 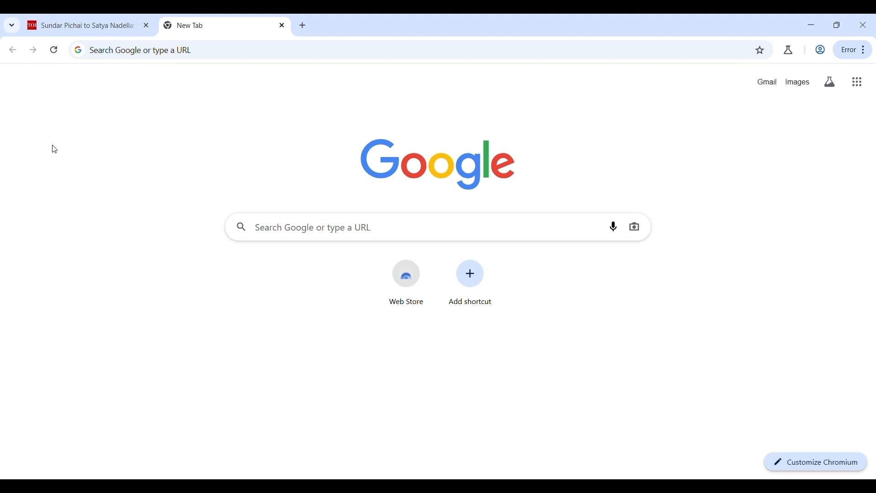 I want to click on Customize and control Chromium, so click(x=853, y=49).